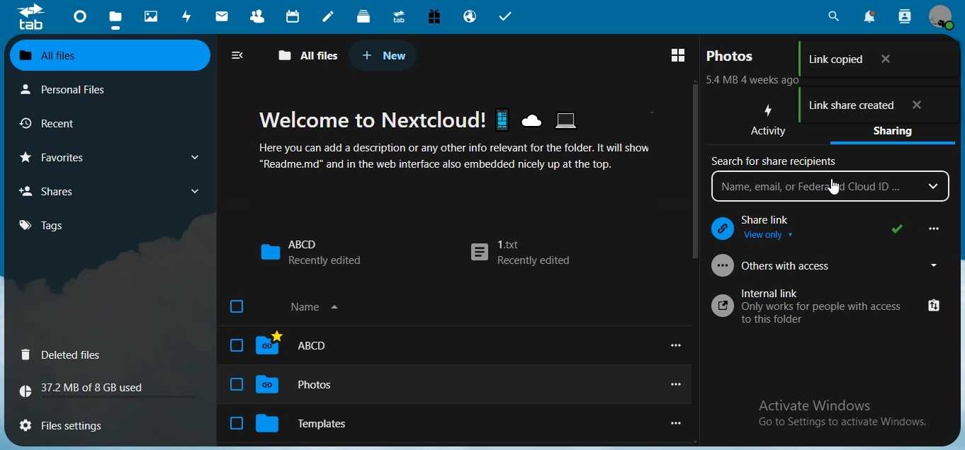 The width and height of the screenshot is (965, 450). I want to click on tasks, so click(507, 17).